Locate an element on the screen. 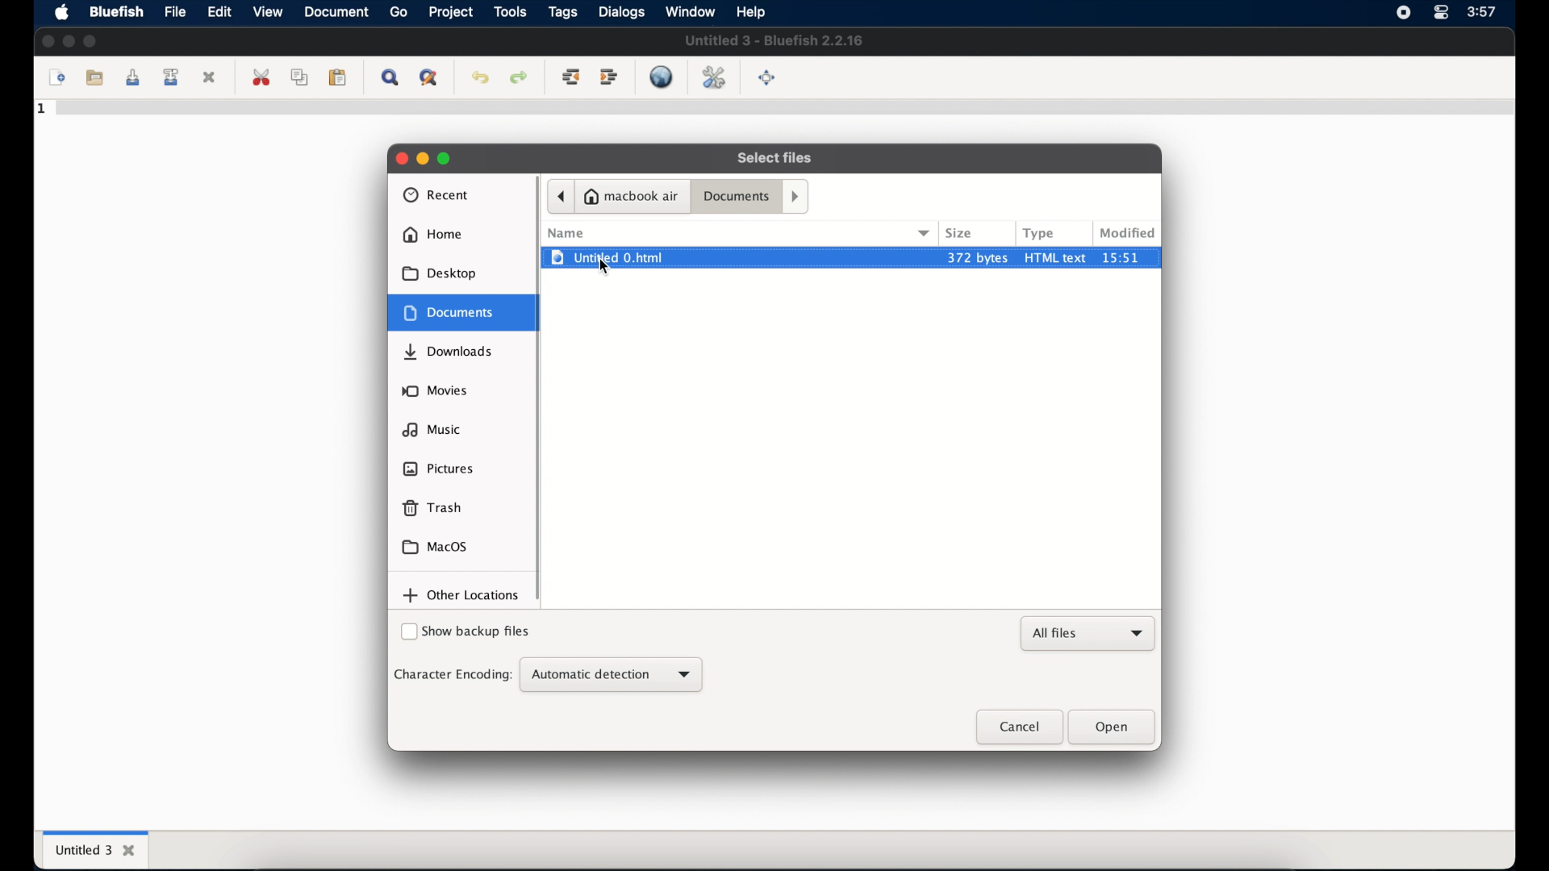  open is located at coordinates (93, 76).